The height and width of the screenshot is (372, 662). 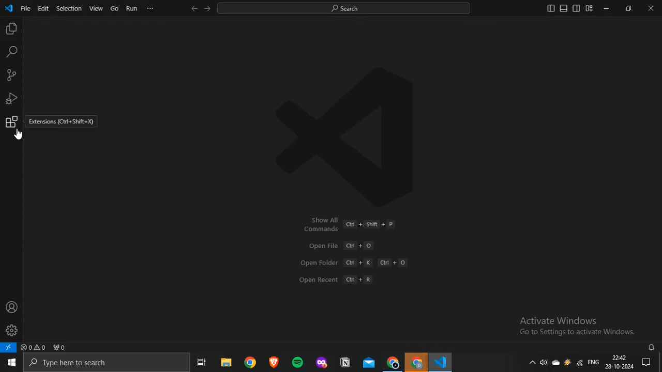 I want to click on View, so click(x=96, y=8).